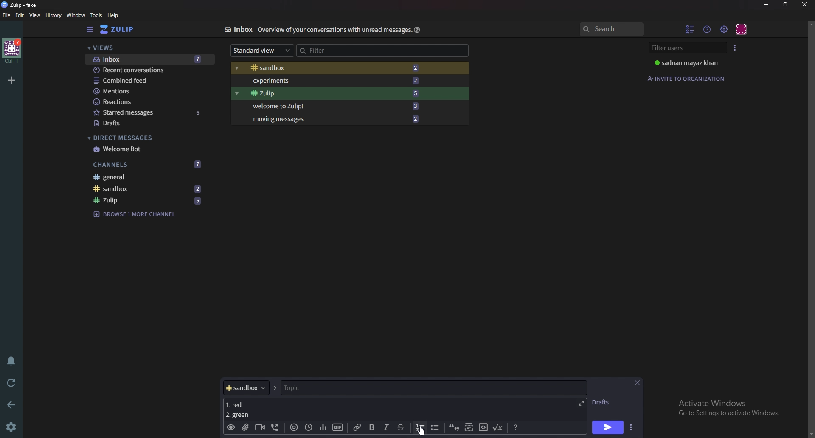 The image size is (815, 438). What do you see at coordinates (401, 427) in the screenshot?
I see `Strike through` at bounding box center [401, 427].